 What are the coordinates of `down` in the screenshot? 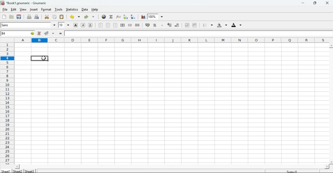 It's located at (54, 33).